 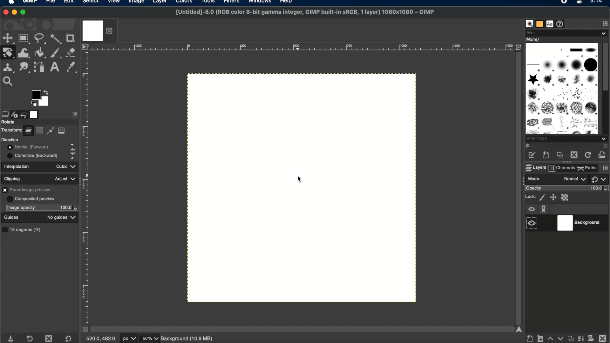 I want to click on margin, so click(x=87, y=186).